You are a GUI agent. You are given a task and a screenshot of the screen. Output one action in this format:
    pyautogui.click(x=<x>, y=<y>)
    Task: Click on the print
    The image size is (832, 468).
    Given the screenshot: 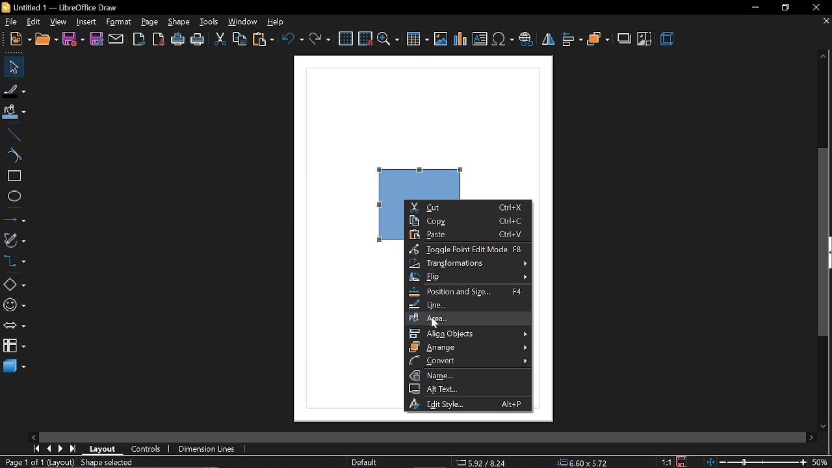 What is the action you would take?
    pyautogui.click(x=198, y=40)
    